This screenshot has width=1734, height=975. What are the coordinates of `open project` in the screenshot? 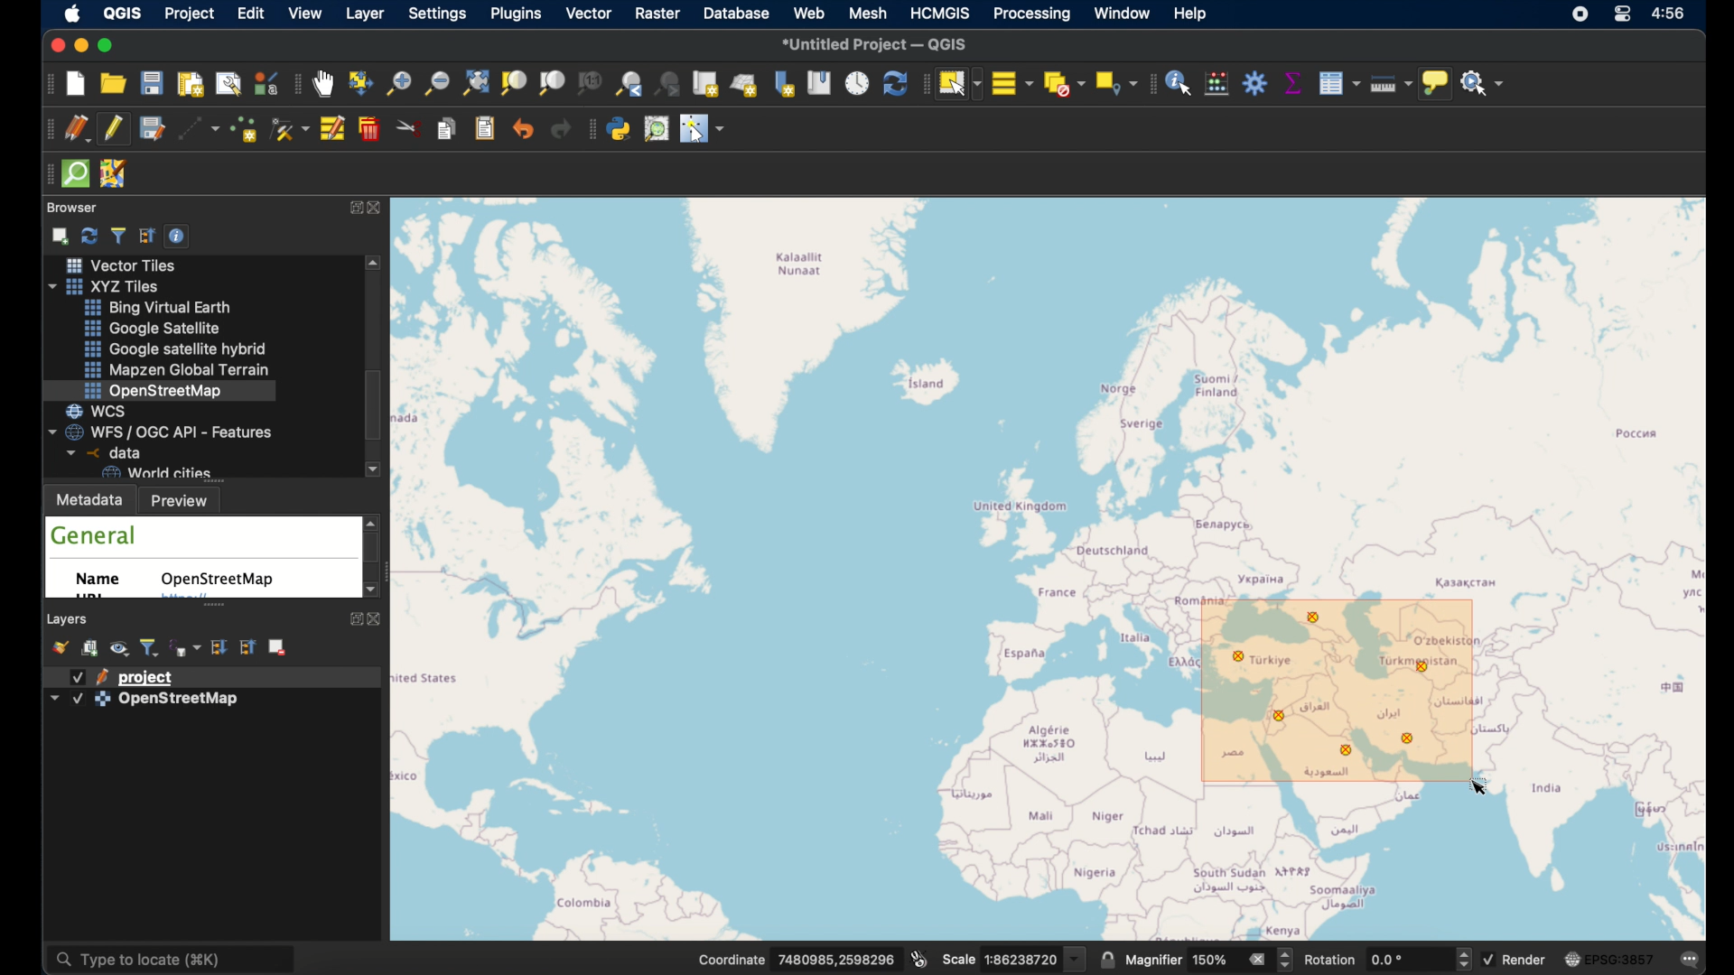 It's located at (112, 83).